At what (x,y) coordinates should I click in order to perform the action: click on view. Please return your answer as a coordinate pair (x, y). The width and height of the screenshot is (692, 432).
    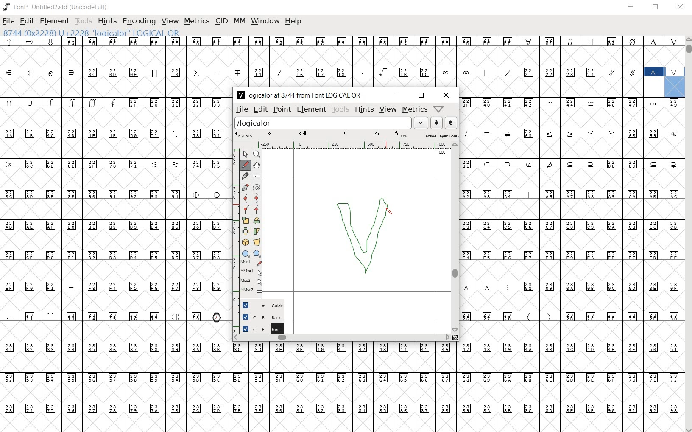
    Looking at the image, I should click on (388, 109).